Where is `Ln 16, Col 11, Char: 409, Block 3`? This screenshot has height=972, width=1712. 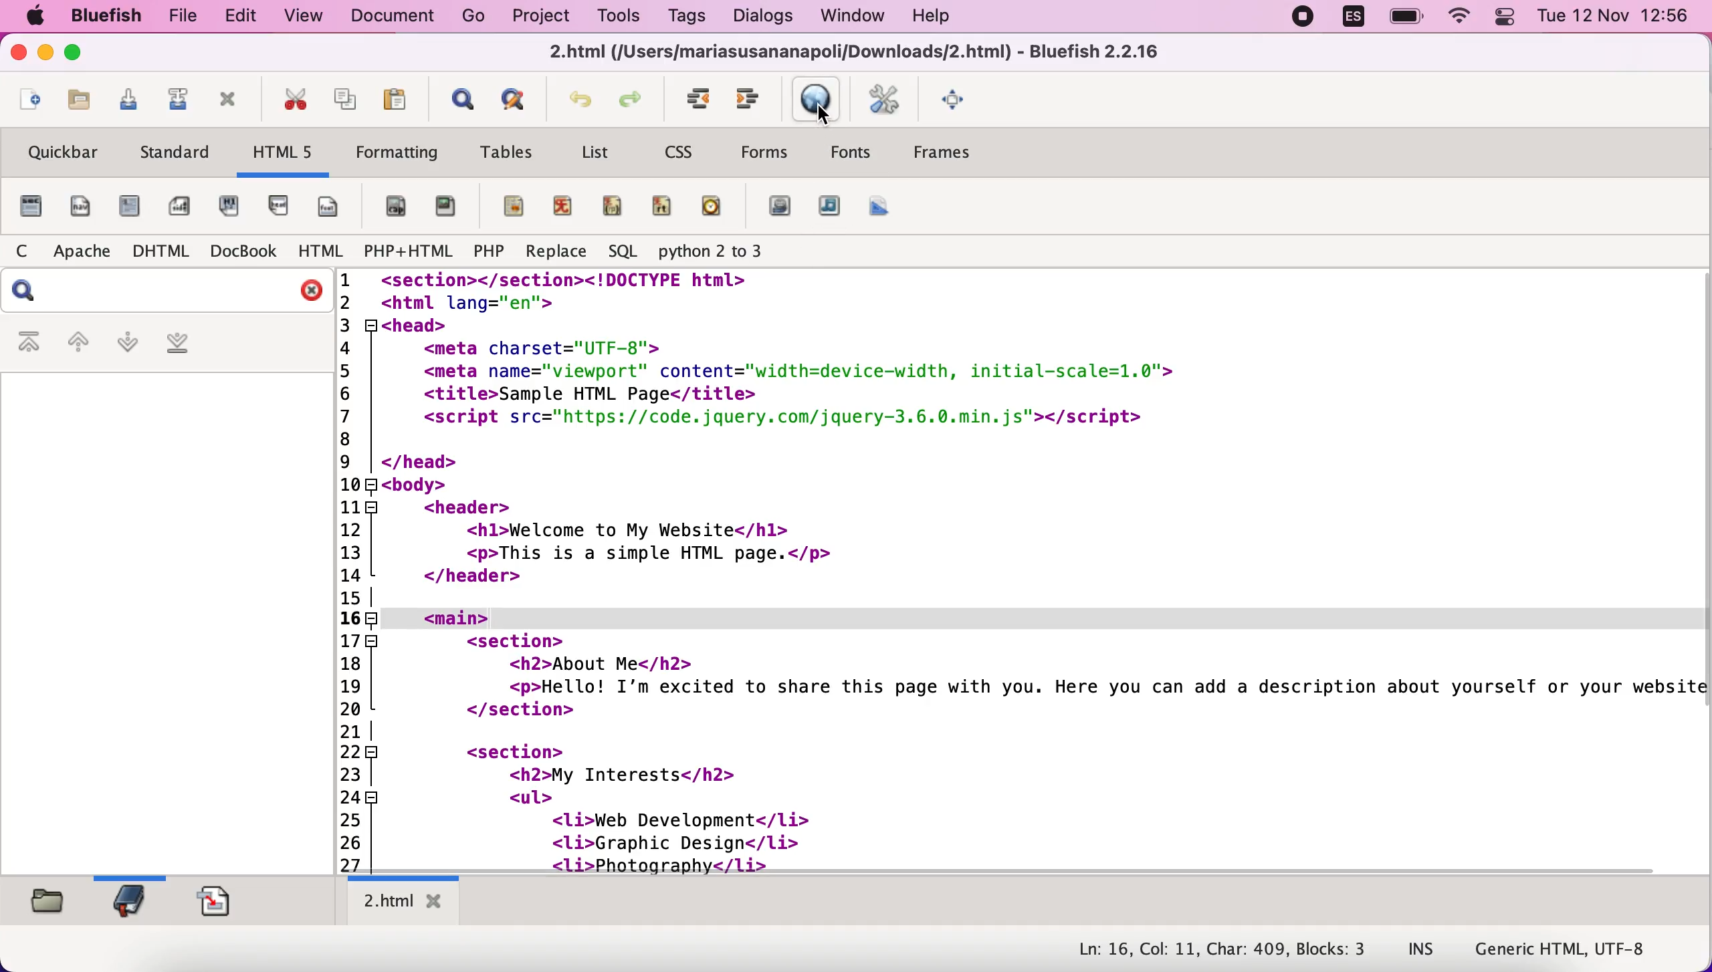
Ln 16, Col 11, Char: 409, Block 3 is located at coordinates (1218, 951).